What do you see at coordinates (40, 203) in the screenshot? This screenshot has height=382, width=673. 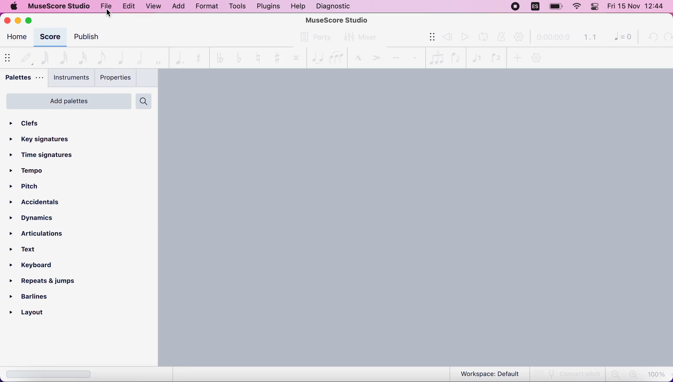 I see `accidentals` at bounding box center [40, 203].